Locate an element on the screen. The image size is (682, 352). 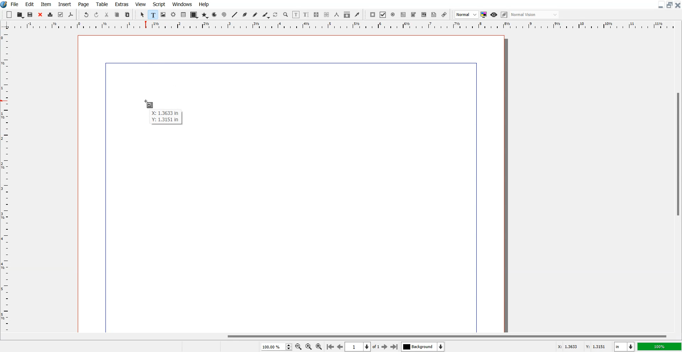
Insert image is located at coordinates (150, 104).